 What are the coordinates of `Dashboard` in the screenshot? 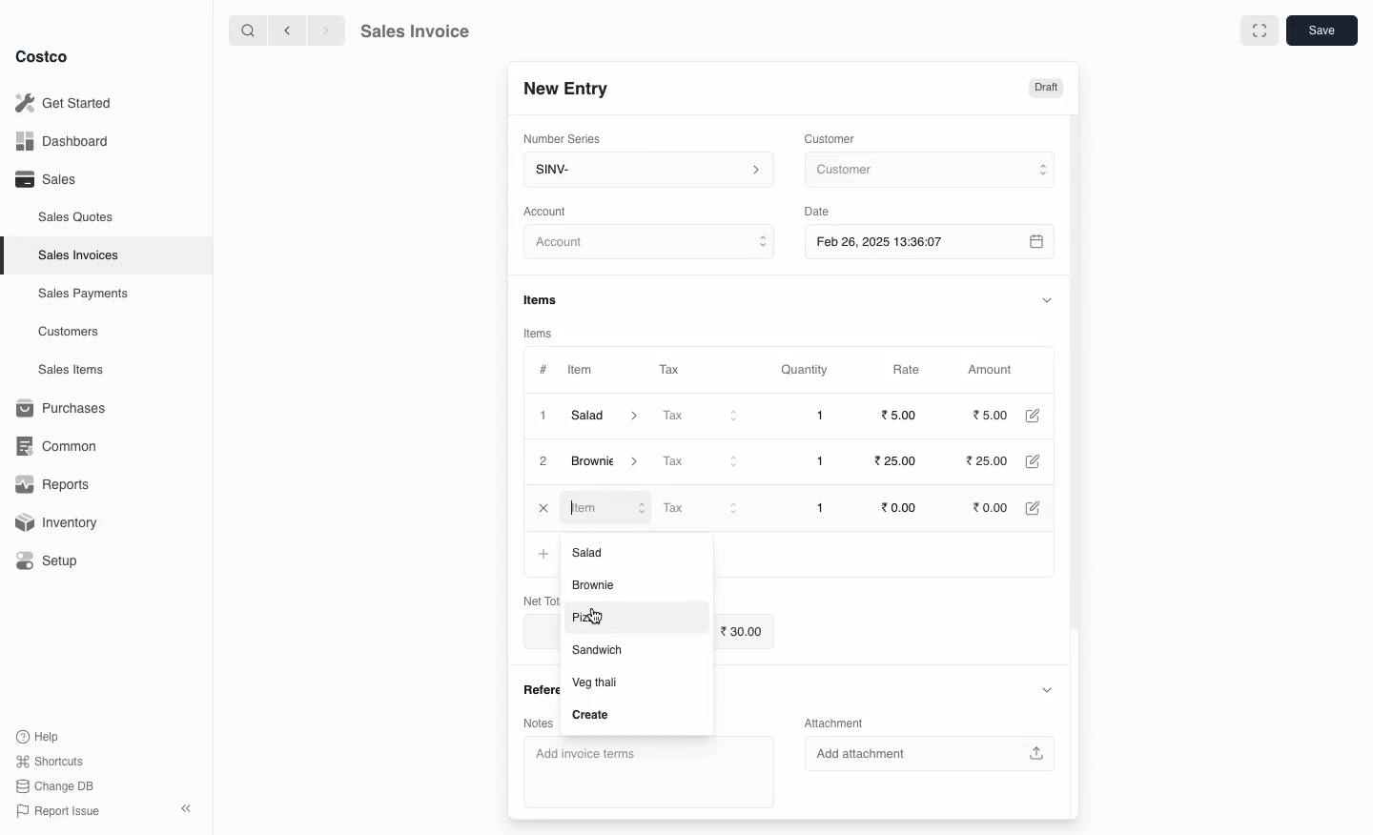 It's located at (59, 142).